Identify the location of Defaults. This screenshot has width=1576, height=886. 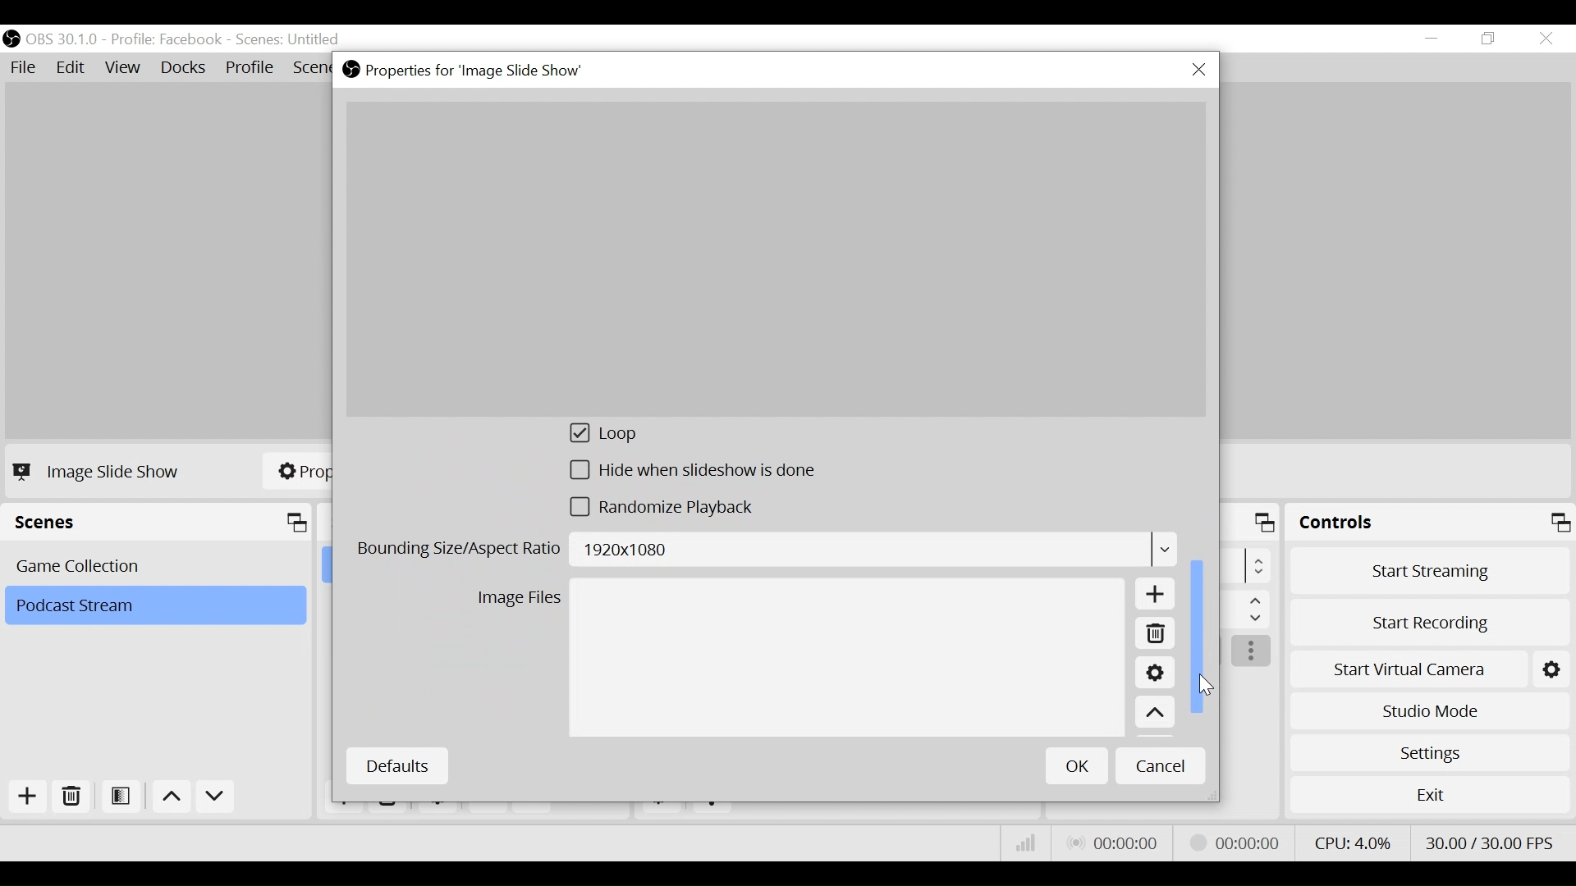
(396, 766).